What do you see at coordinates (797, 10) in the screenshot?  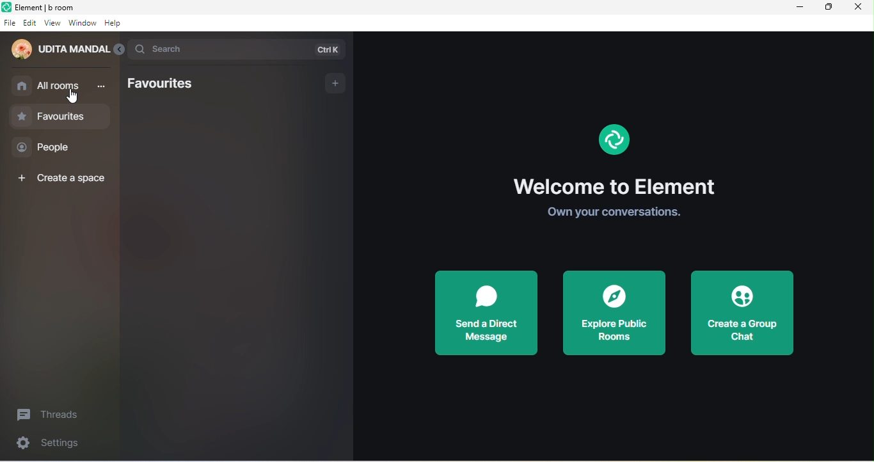 I see `minimize` at bounding box center [797, 10].